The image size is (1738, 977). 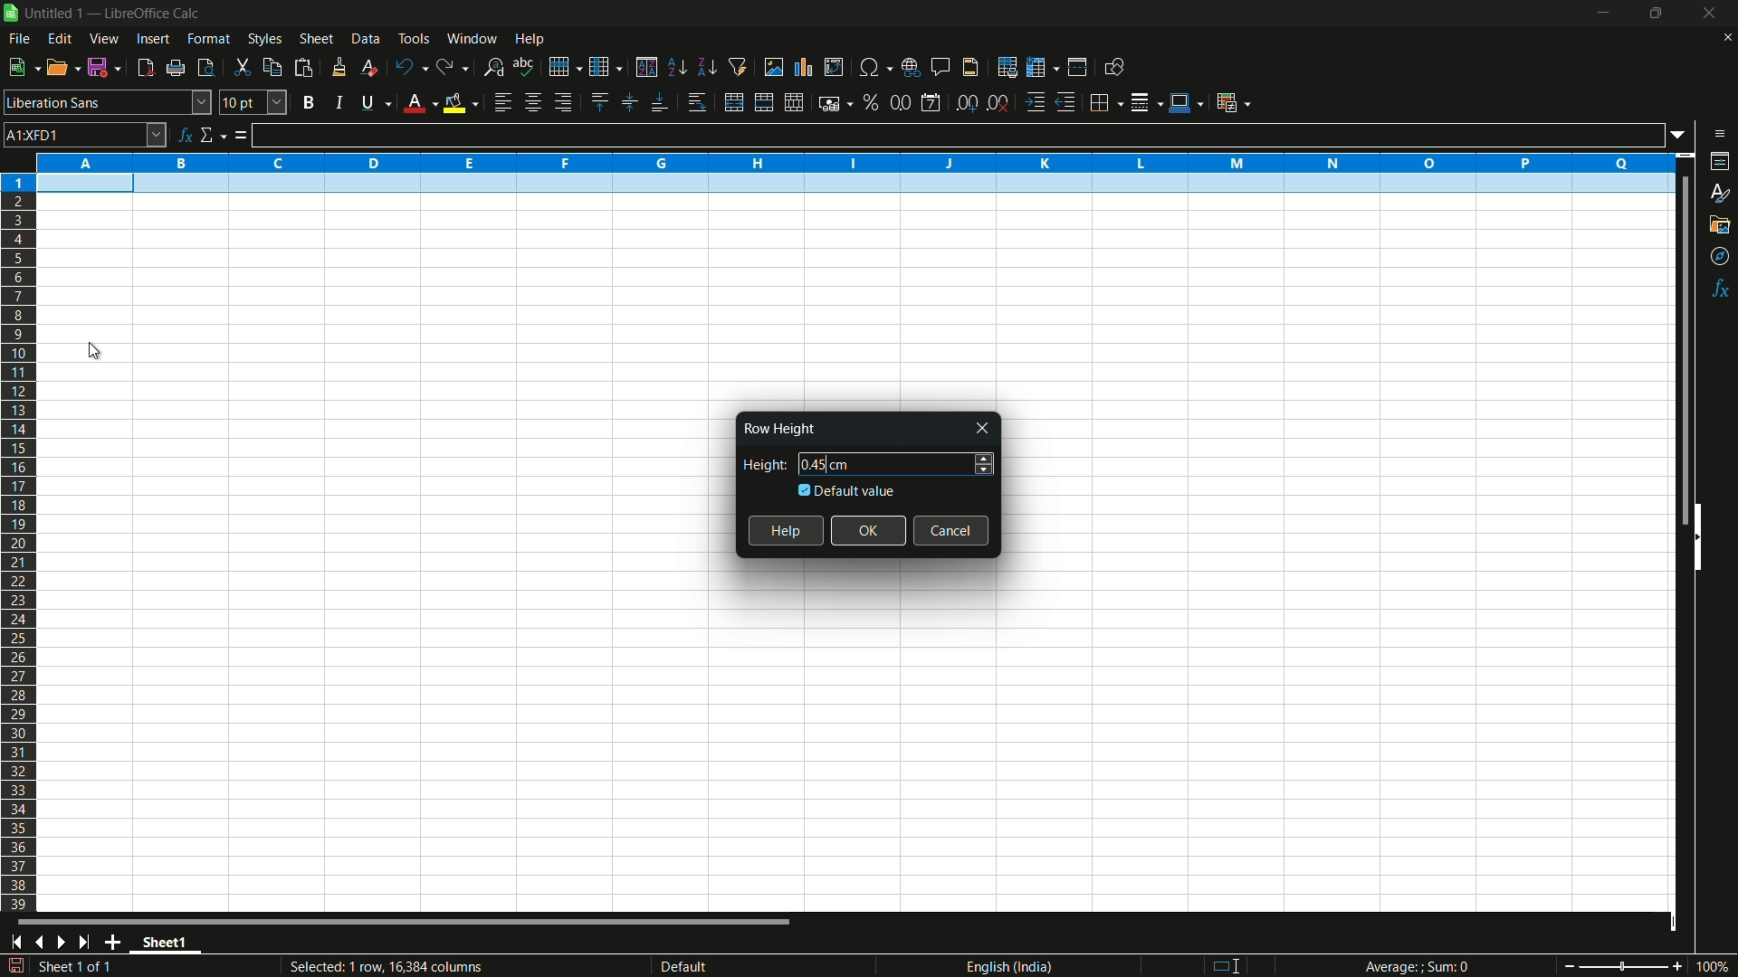 What do you see at coordinates (1007, 67) in the screenshot?
I see `print area` at bounding box center [1007, 67].